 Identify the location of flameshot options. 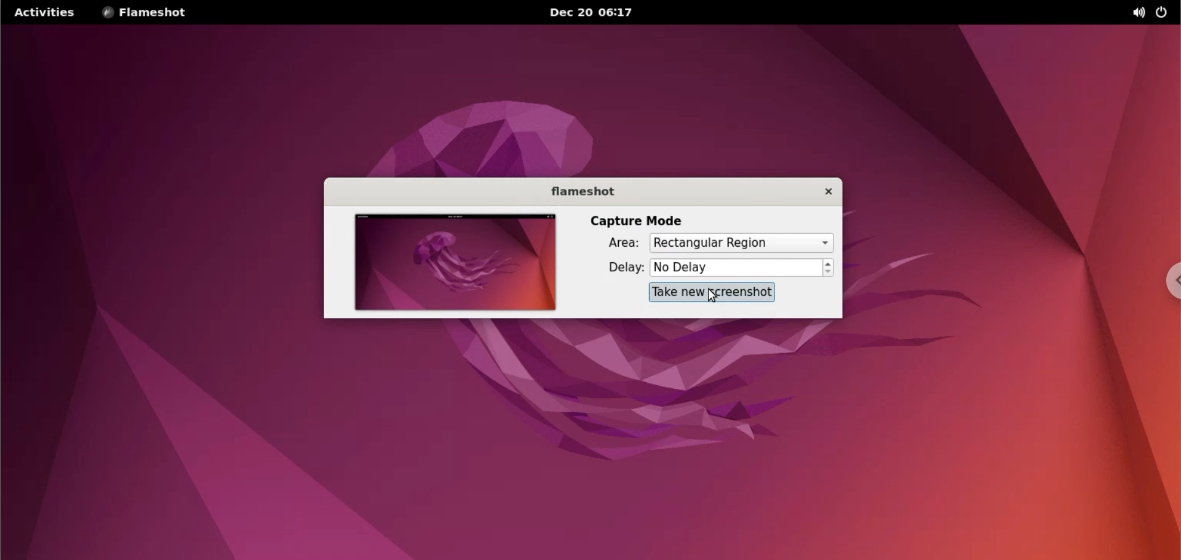
(157, 13).